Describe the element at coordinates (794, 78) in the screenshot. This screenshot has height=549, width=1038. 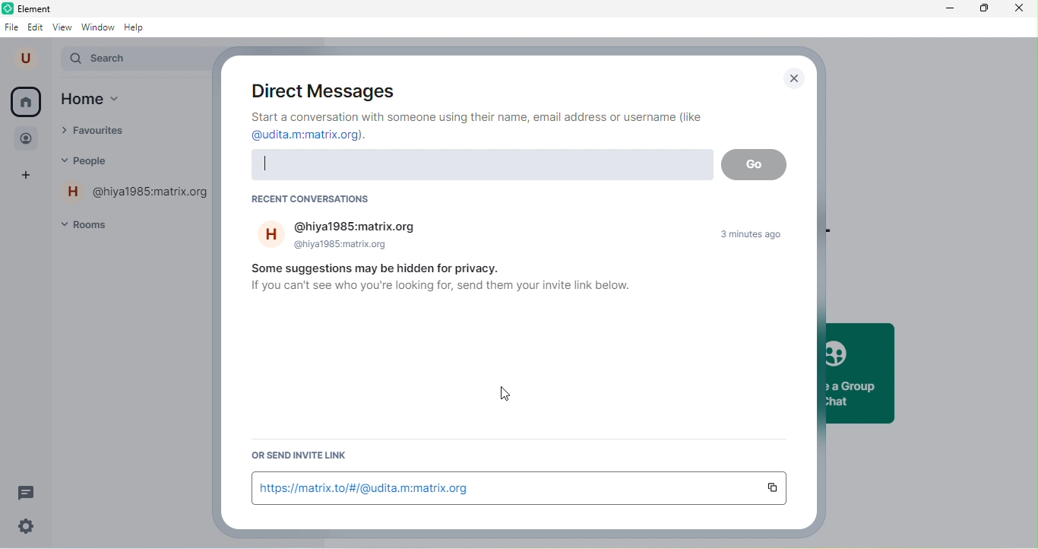
I see `close` at that location.